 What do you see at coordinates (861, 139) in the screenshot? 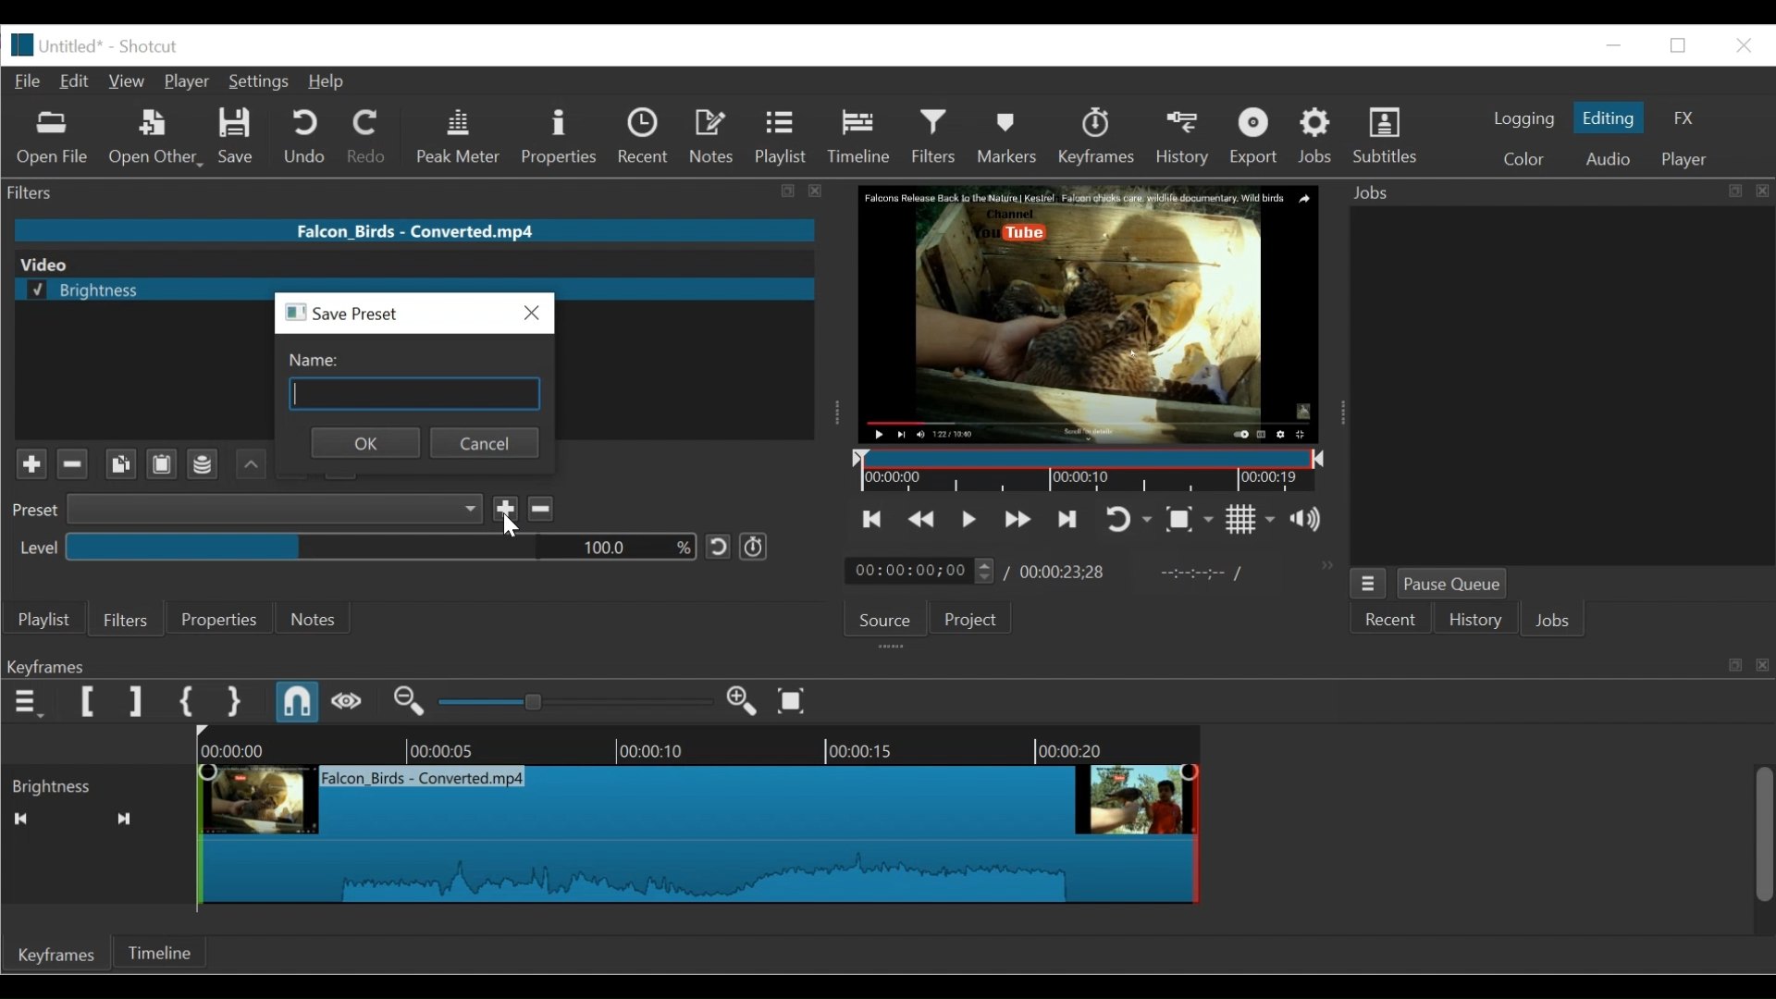
I see `Timeline` at bounding box center [861, 139].